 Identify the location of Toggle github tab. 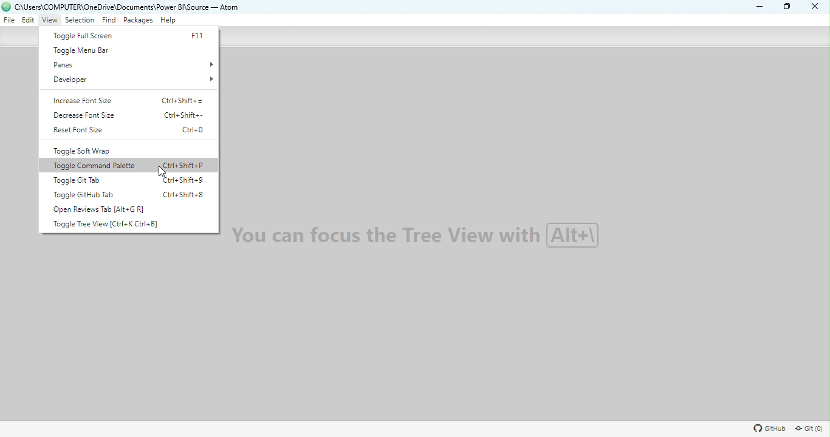
(131, 193).